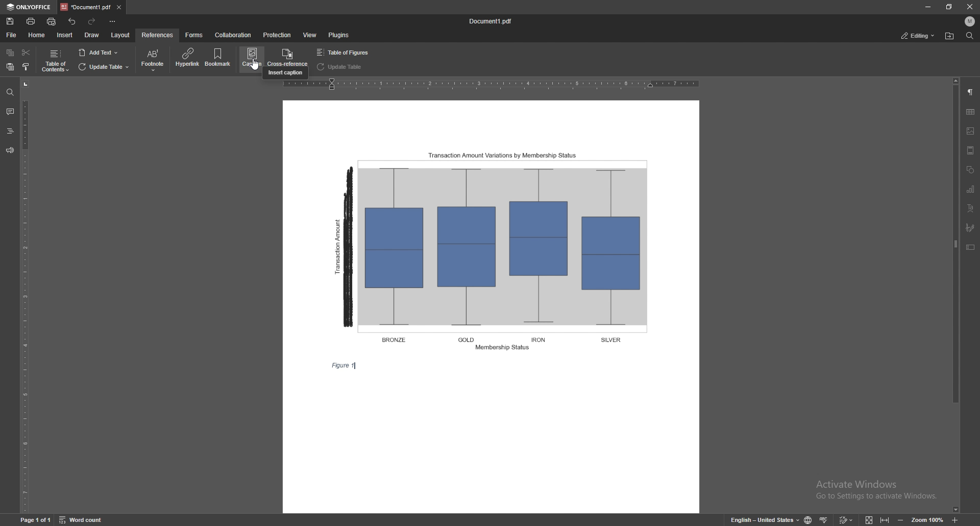  I want to click on fit to width, so click(885, 519).